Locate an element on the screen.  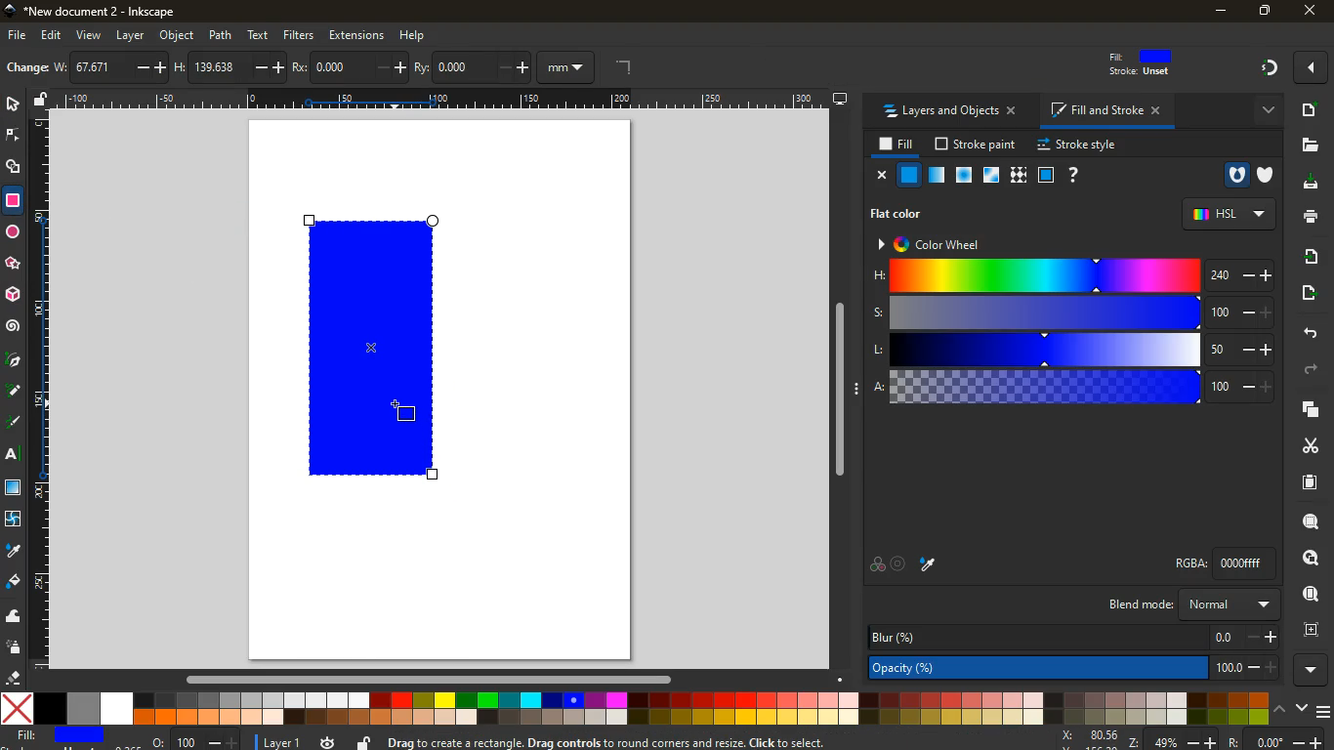
 is located at coordinates (837, 390).